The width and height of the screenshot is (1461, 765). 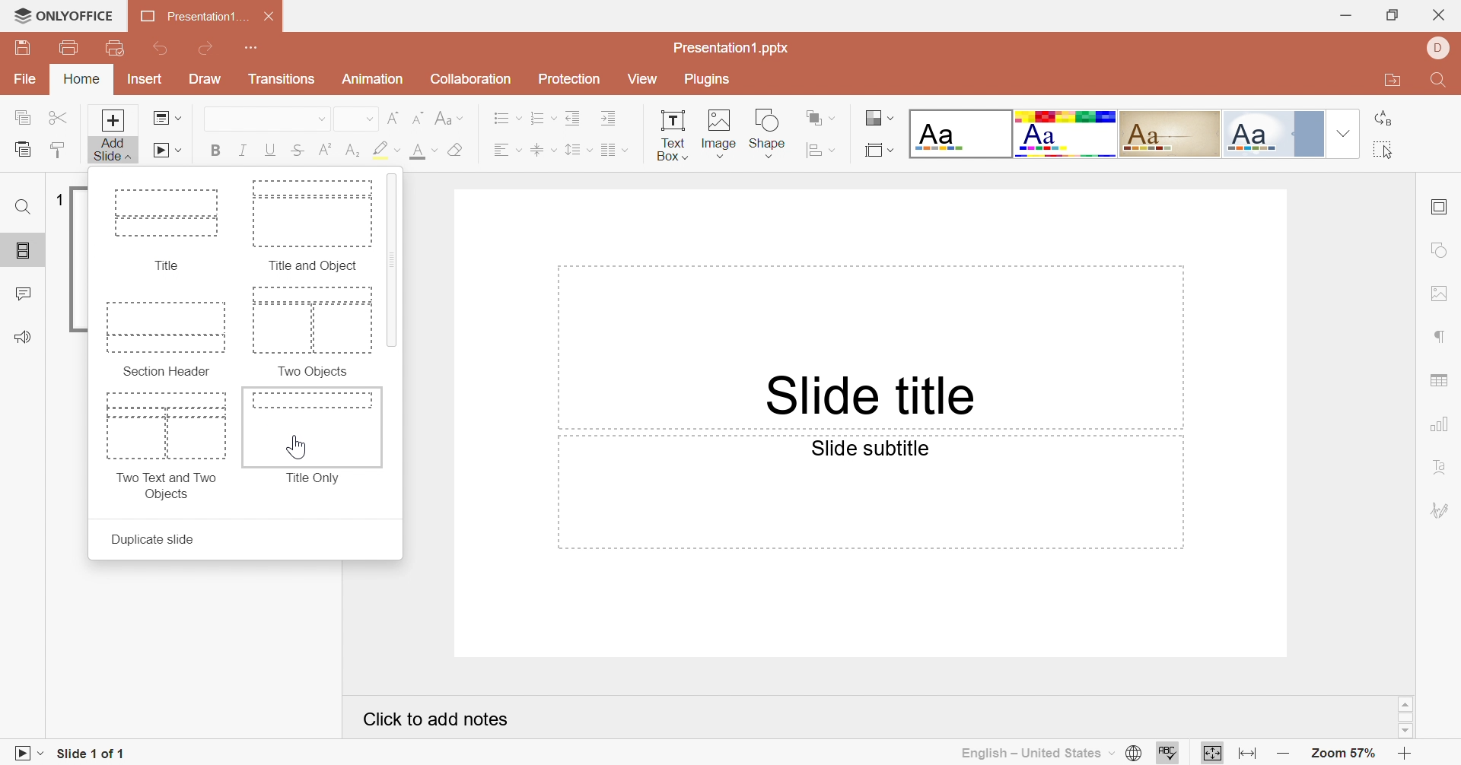 I want to click on Increment font size, so click(x=395, y=119).